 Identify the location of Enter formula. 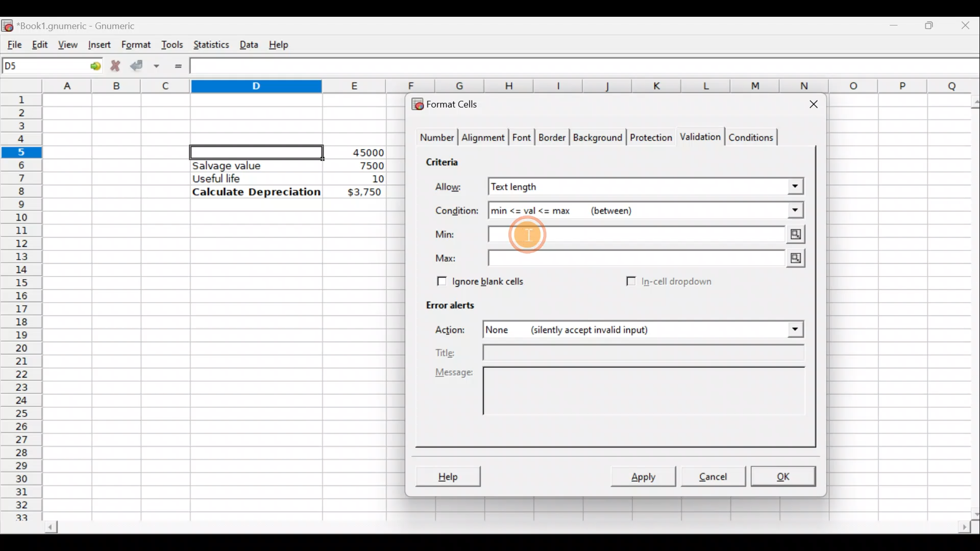
(178, 66).